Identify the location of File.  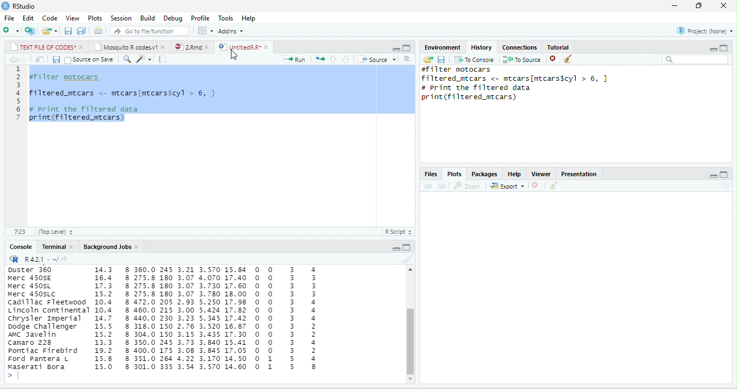
(9, 18).